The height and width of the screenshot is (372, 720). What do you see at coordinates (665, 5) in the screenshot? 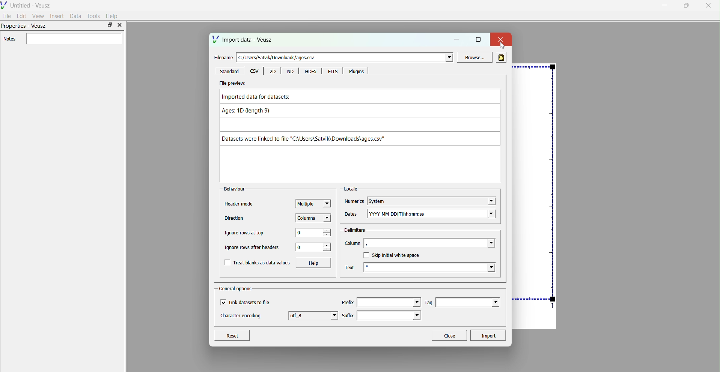
I see `minimise` at bounding box center [665, 5].